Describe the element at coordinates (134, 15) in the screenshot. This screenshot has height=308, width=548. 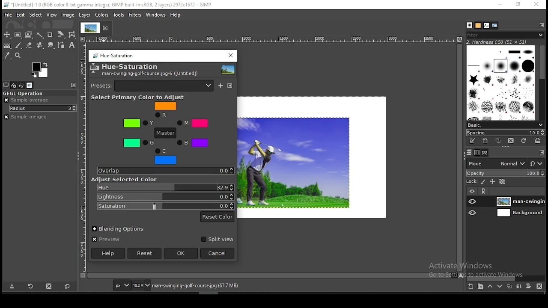
I see `filters` at that location.